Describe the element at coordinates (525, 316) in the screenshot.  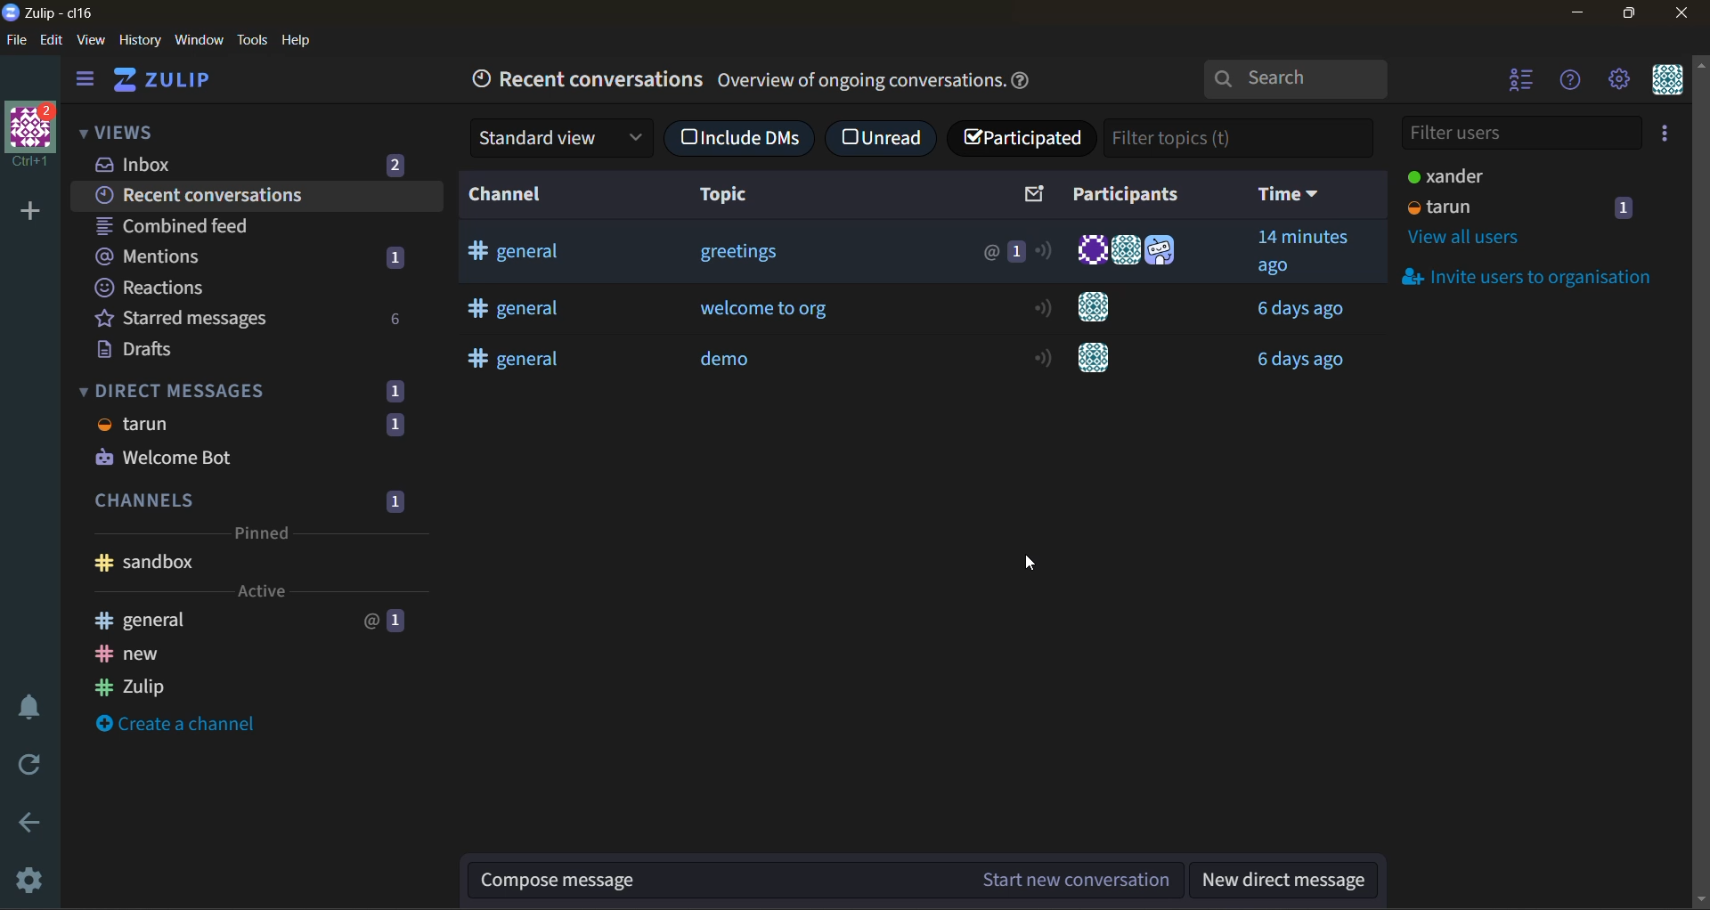
I see `general` at that location.